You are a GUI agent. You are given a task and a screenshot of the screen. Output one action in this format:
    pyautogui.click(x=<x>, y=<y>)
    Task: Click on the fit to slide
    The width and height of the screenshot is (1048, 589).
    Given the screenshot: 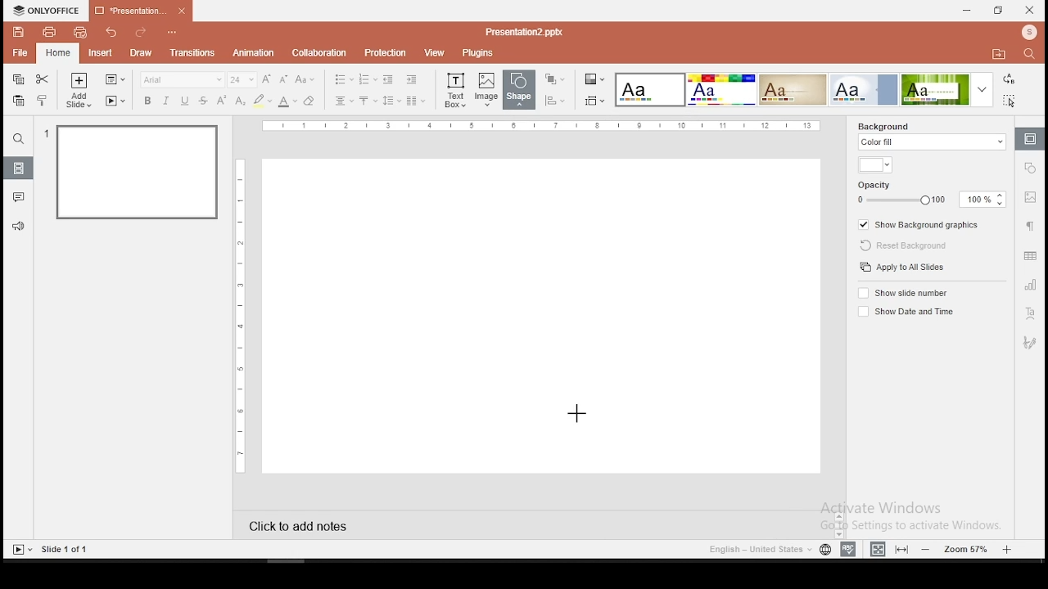 What is the action you would take?
    pyautogui.click(x=901, y=549)
    